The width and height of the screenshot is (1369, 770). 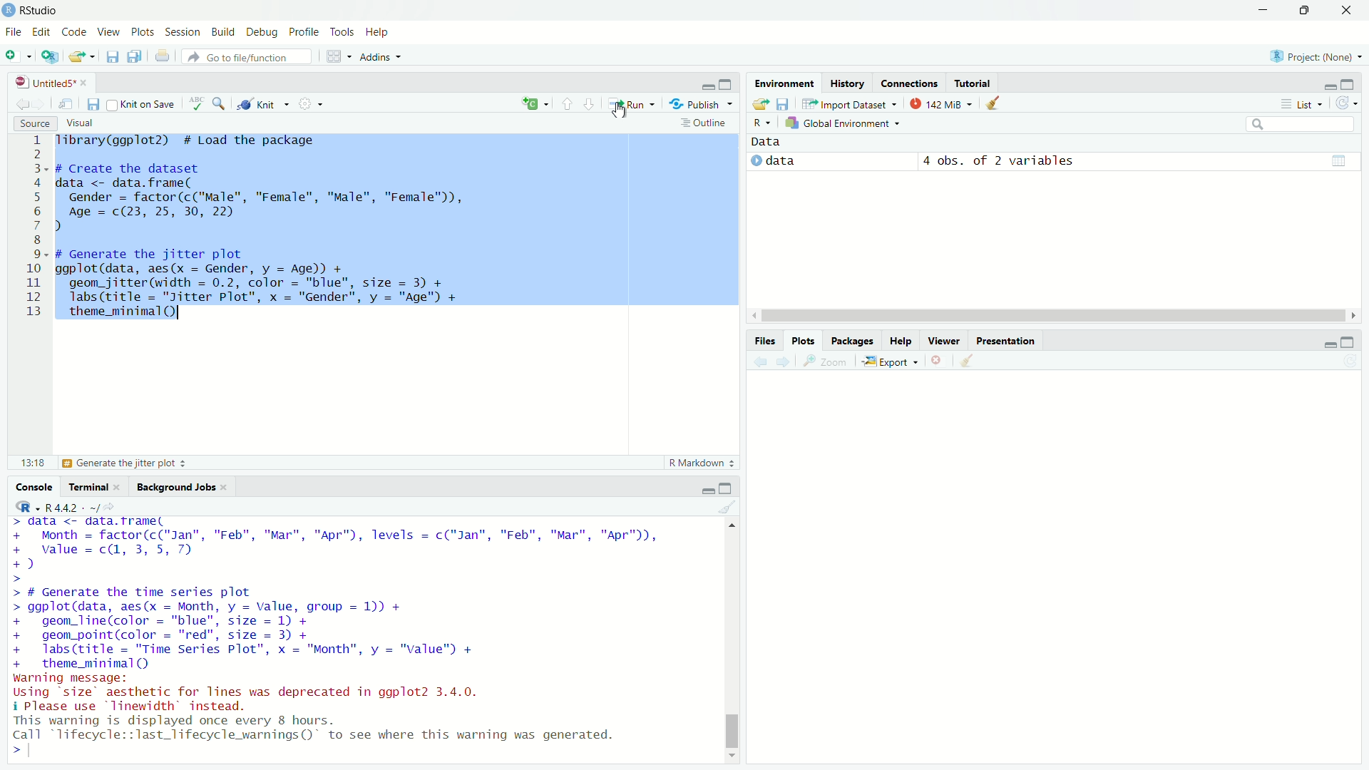 I want to click on untitled5, so click(x=39, y=83).